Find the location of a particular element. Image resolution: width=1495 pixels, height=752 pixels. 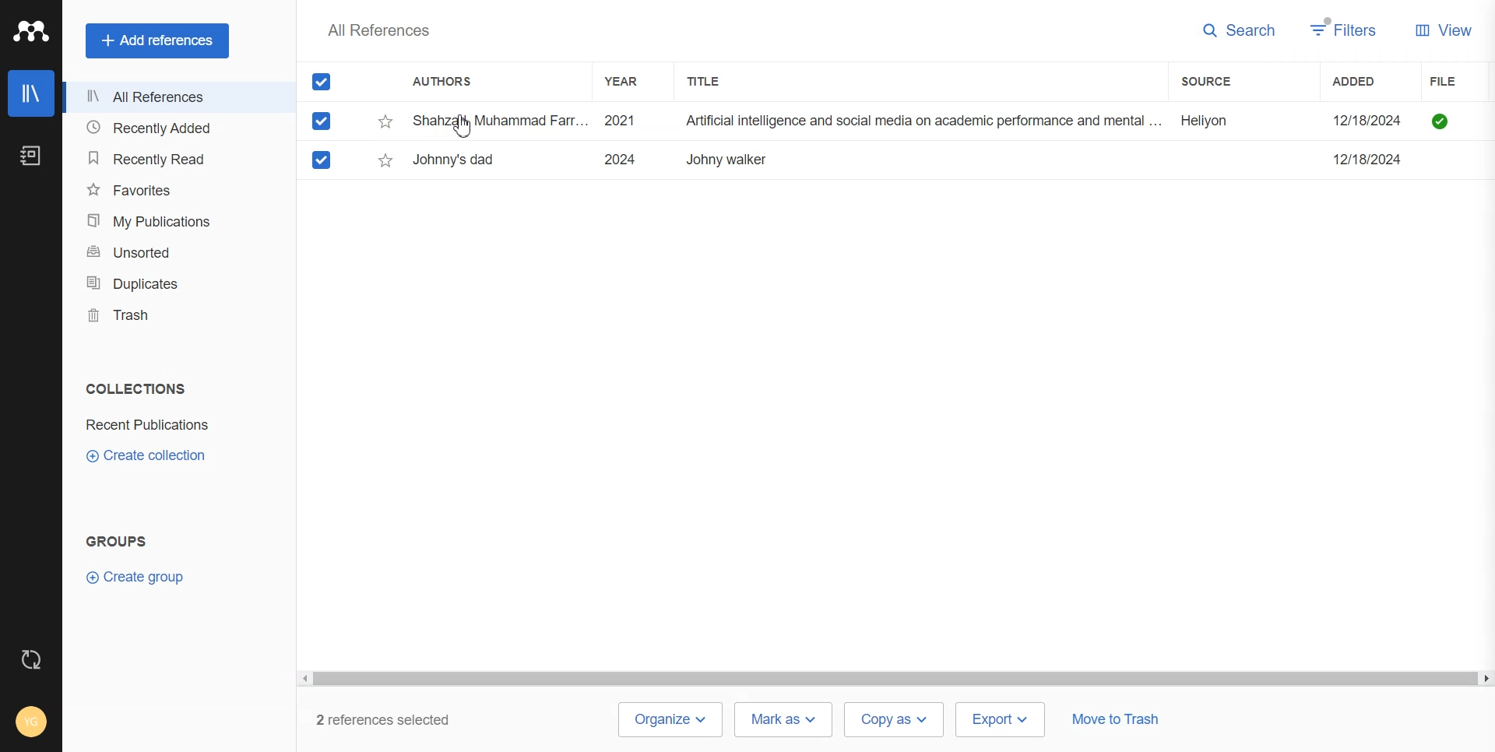

All Marks is located at coordinates (322, 81).